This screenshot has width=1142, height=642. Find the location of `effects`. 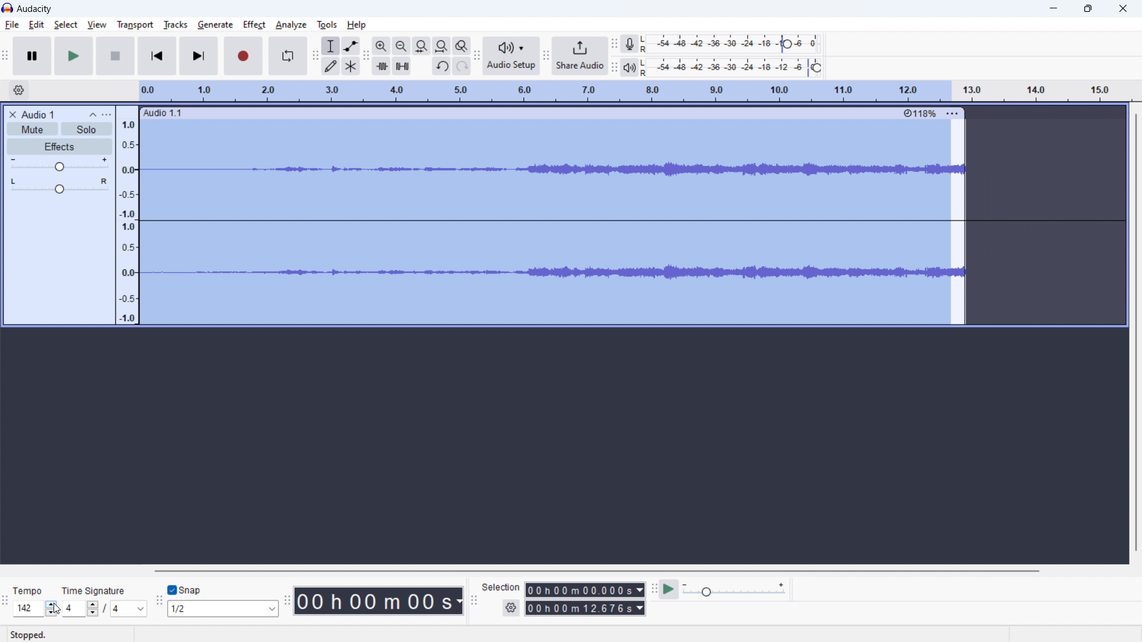

effects is located at coordinates (60, 147).